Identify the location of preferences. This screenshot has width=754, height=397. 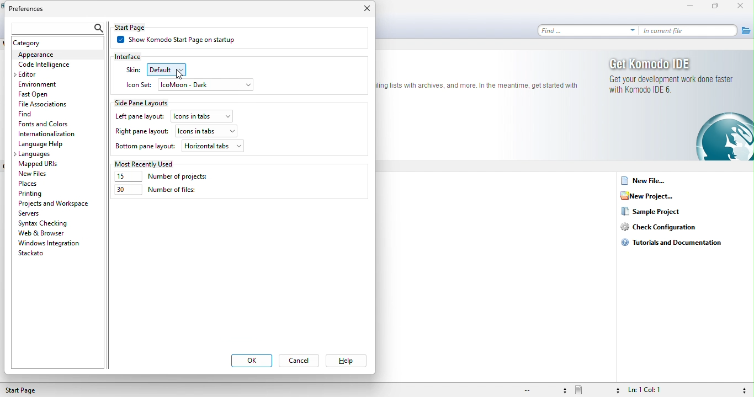
(33, 9).